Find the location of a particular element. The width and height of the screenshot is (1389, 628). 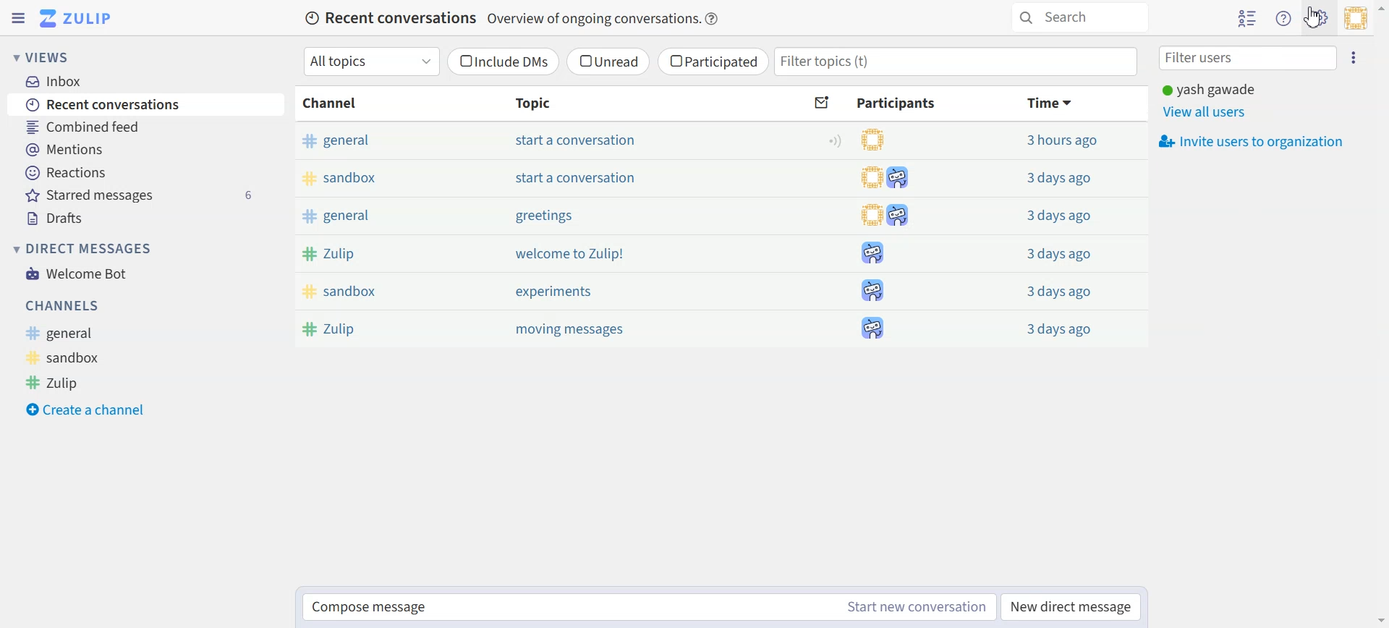

3 days ago is located at coordinates (1057, 292).